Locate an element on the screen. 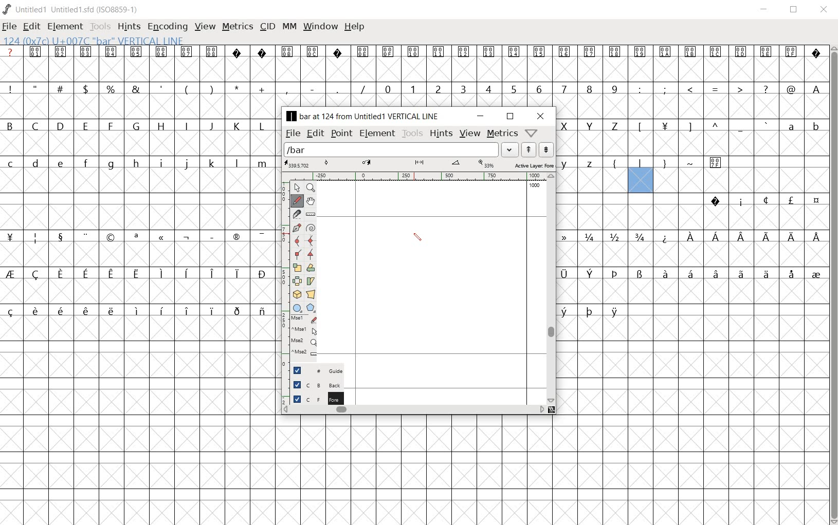  show the previous word list is located at coordinates (528, 149).